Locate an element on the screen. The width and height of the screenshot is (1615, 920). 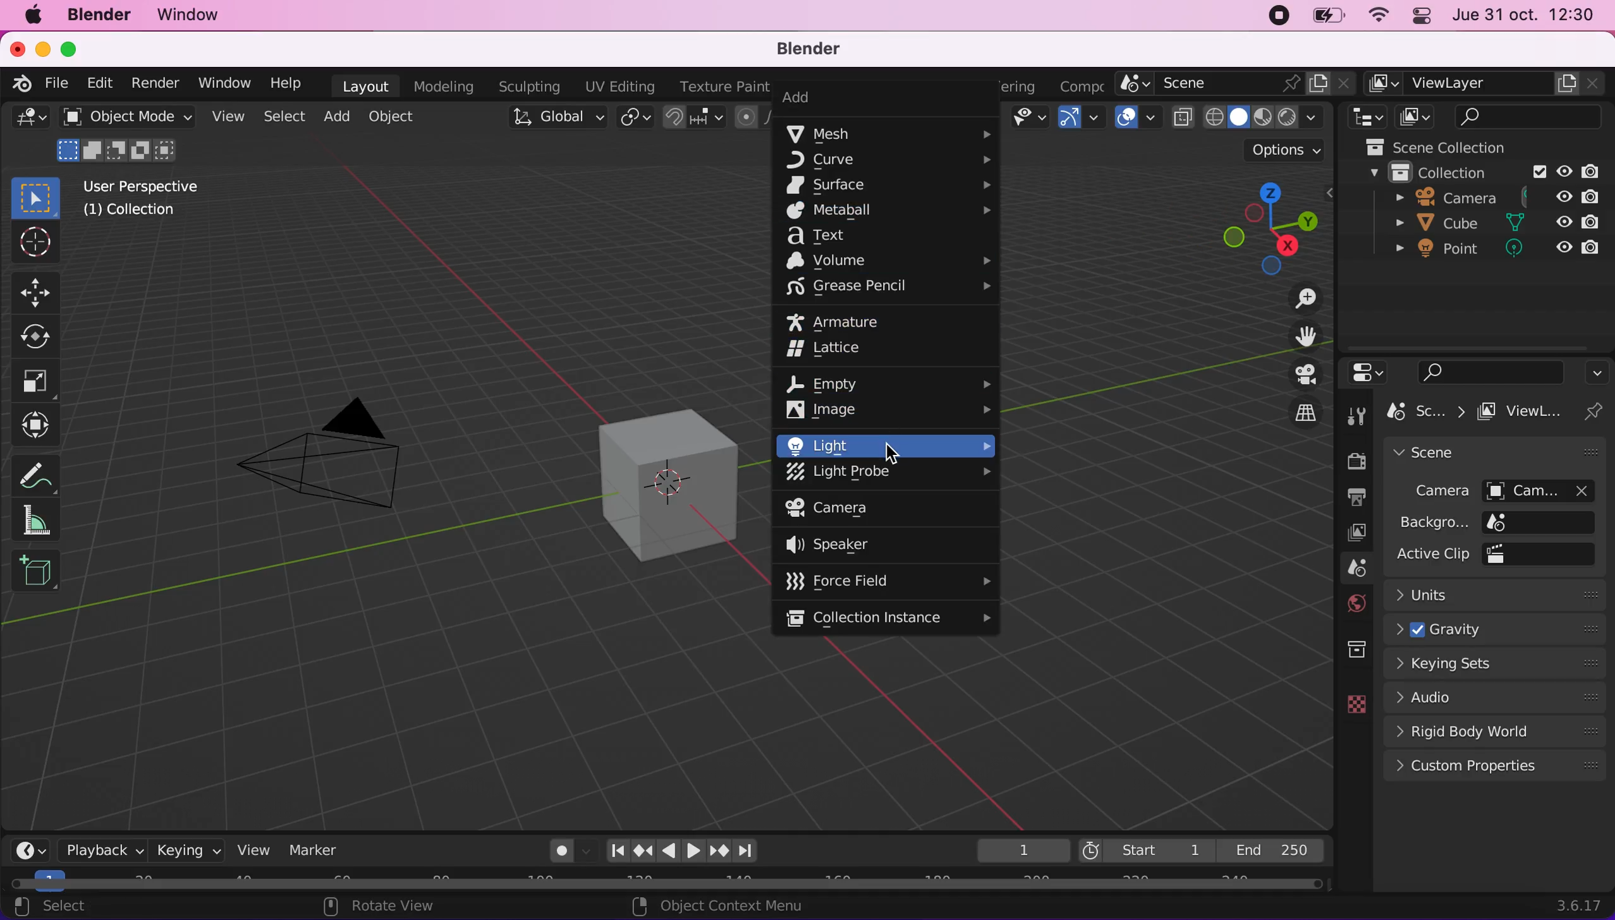
gravity is located at coordinates (1500, 630).